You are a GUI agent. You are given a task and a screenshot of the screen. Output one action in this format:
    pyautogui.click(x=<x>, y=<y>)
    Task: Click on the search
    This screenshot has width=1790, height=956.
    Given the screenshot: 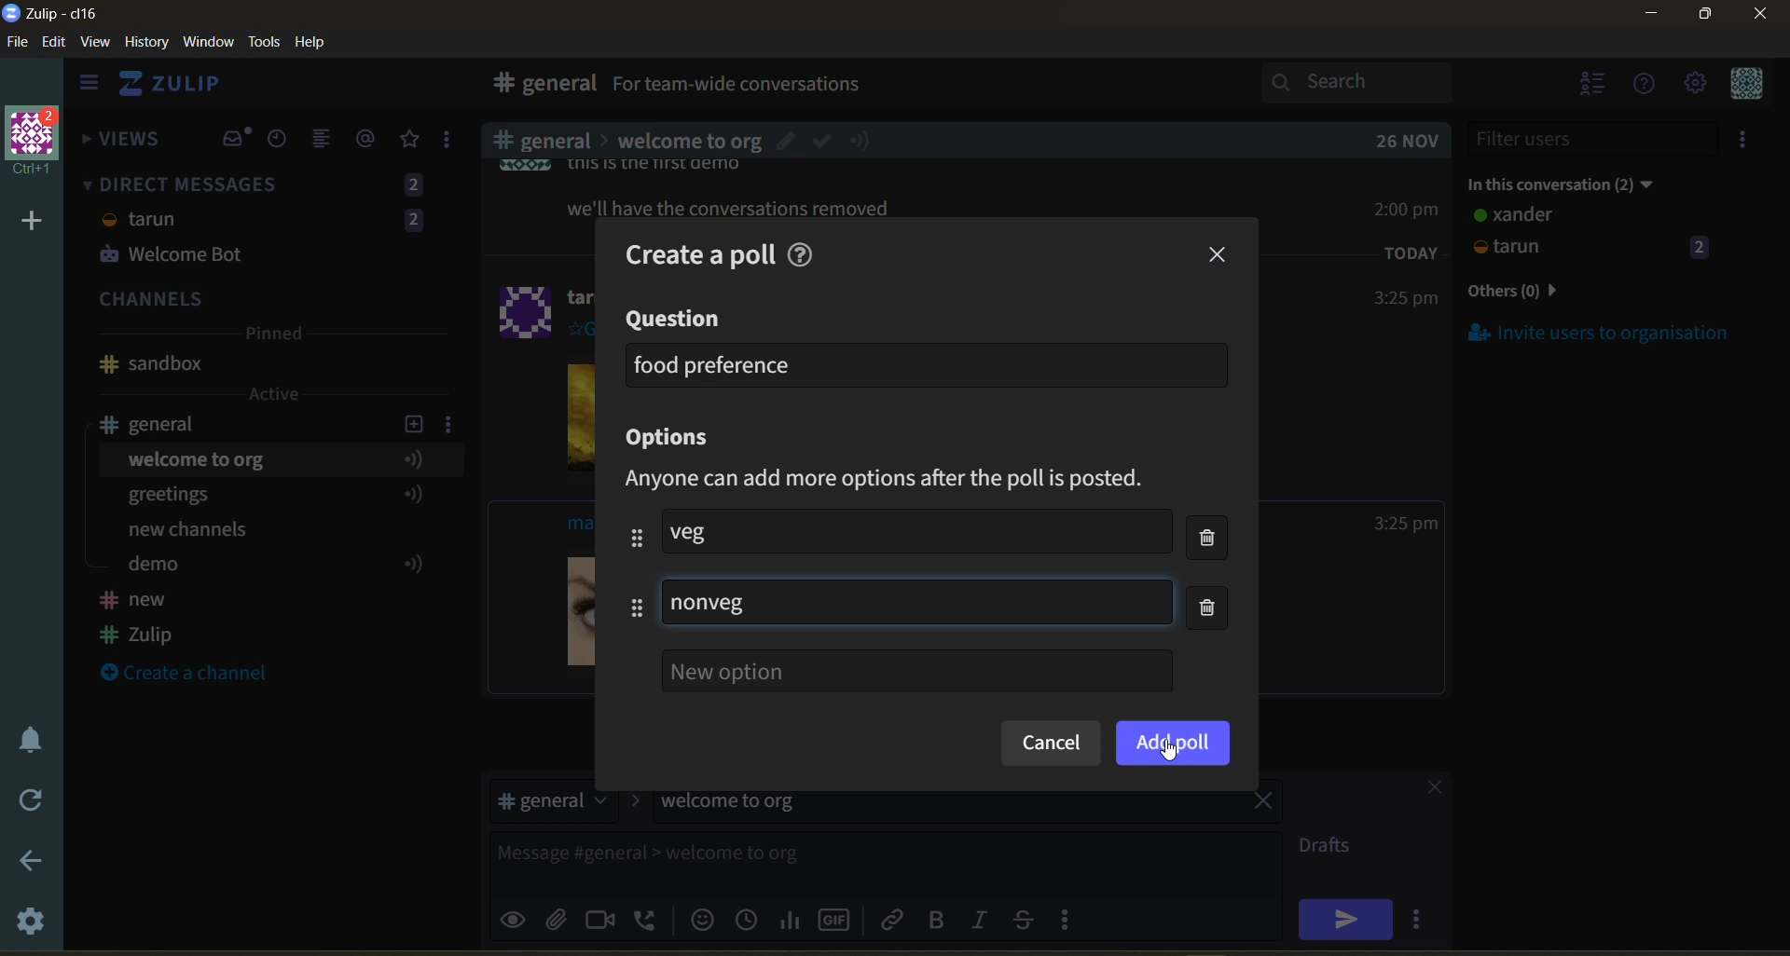 What is the action you would take?
    pyautogui.click(x=1373, y=82)
    